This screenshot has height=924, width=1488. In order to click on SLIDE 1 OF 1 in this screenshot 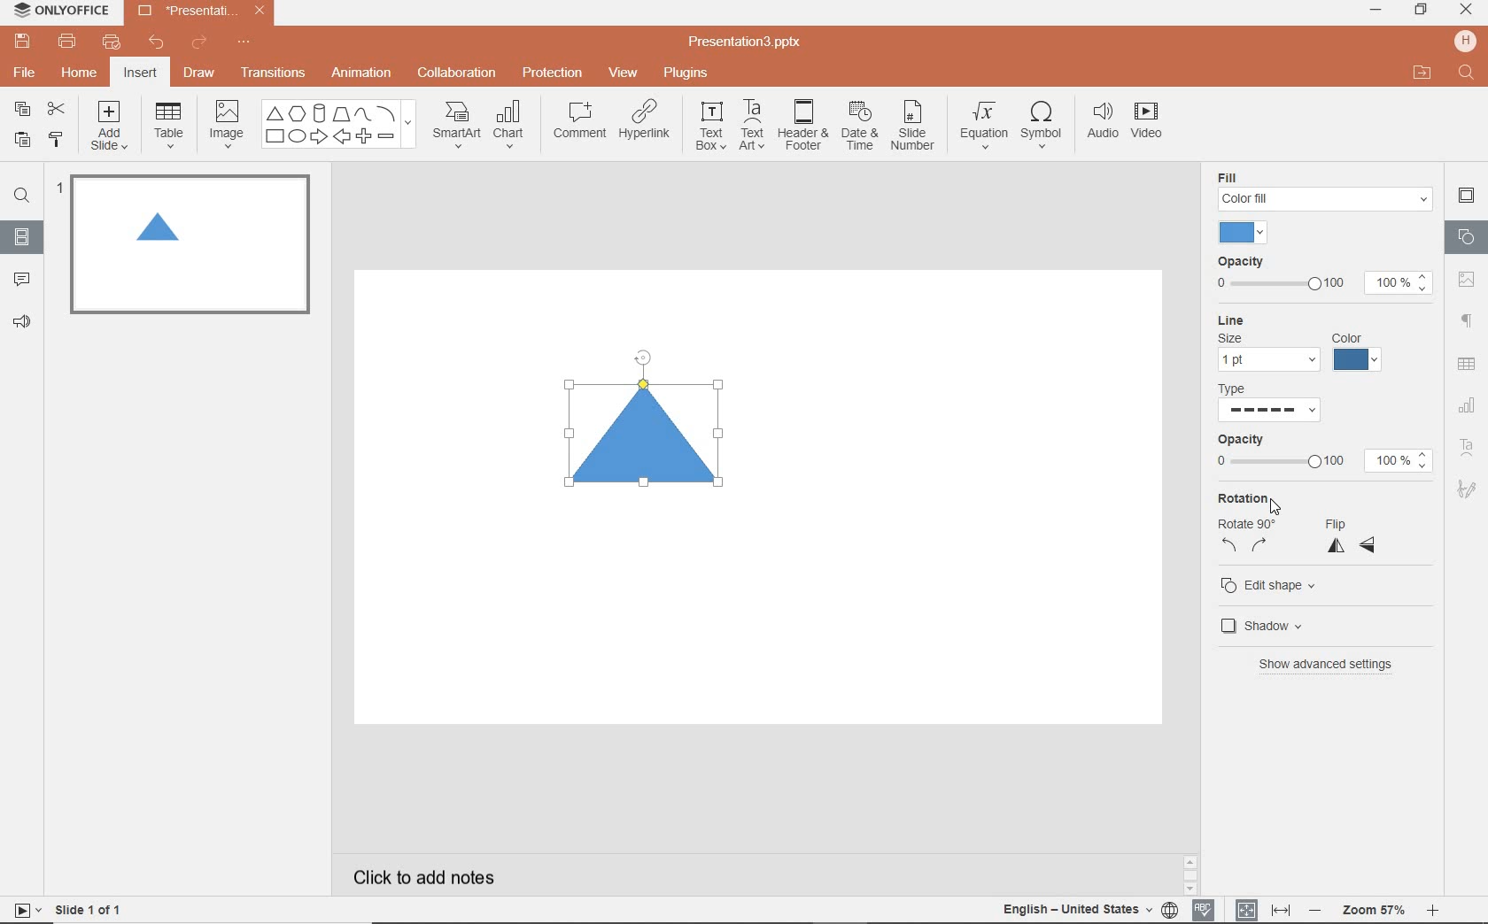, I will do `click(92, 908)`.